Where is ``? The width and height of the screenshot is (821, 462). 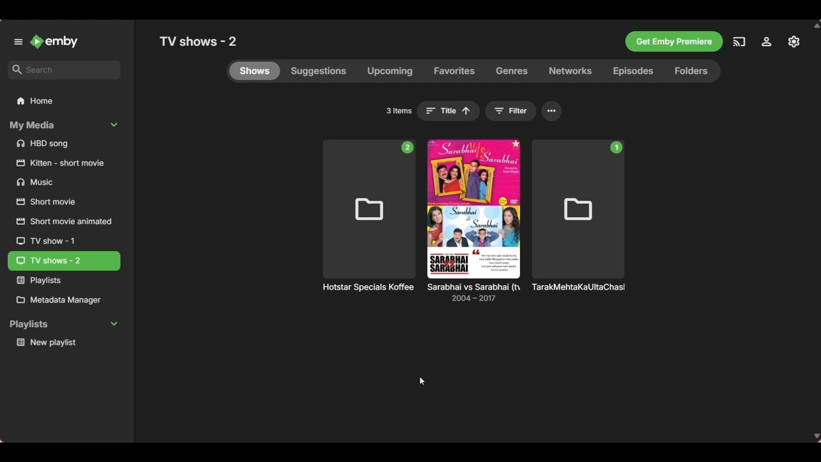  is located at coordinates (578, 216).